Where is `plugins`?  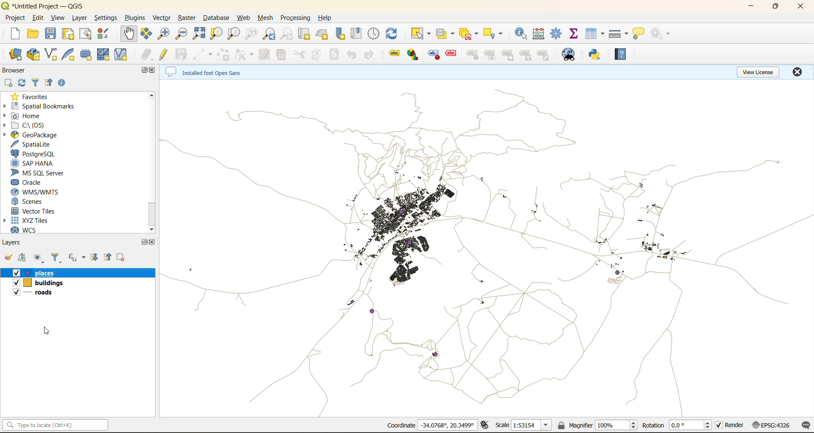
plugins is located at coordinates (137, 17).